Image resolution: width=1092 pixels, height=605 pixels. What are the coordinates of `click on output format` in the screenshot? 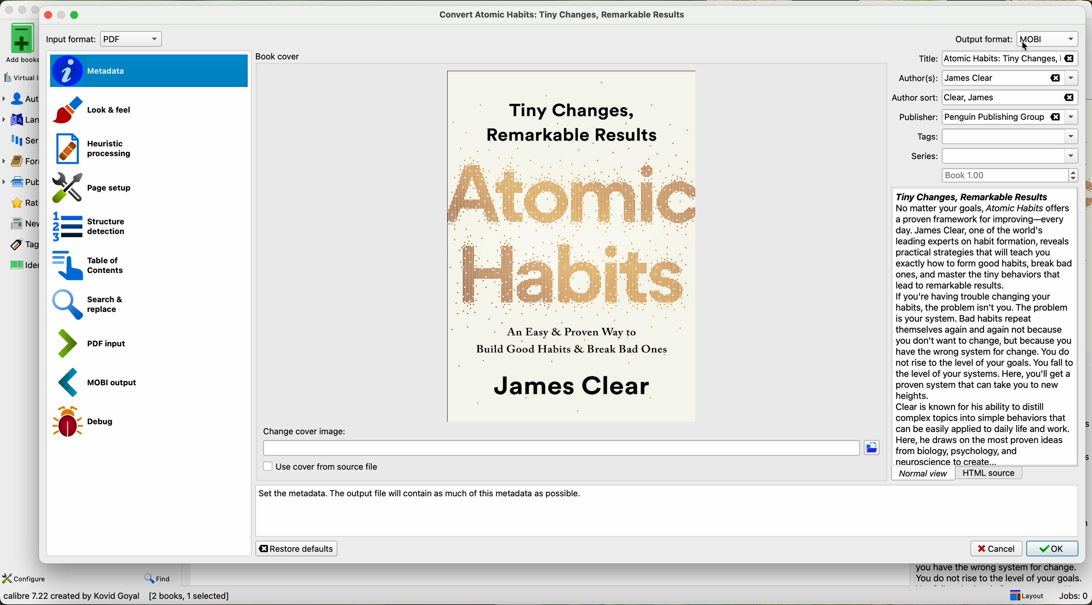 It's located at (1016, 39).